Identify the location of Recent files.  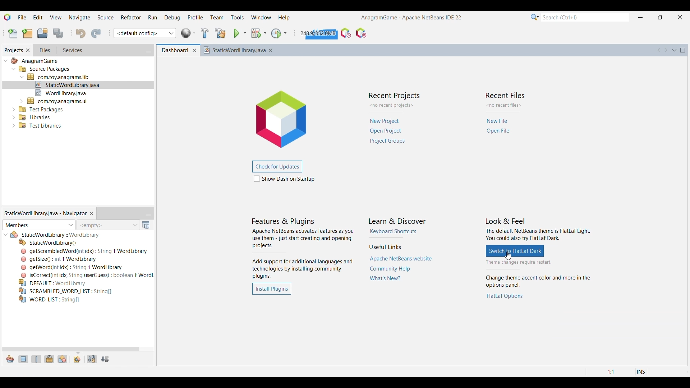
(499, 126).